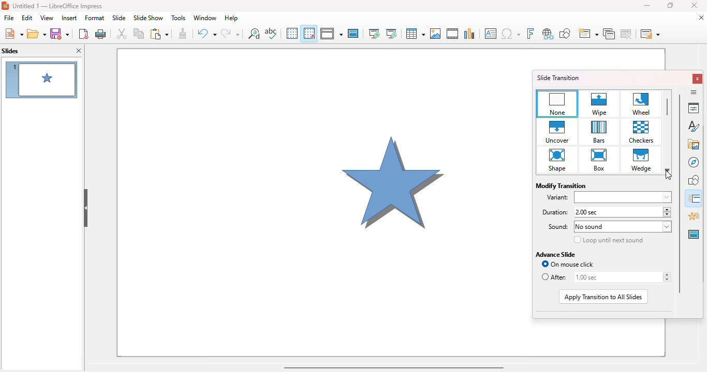 The width and height of the screenshot is (707, 372). What do you see at coordinates (627, 34) in the screenshot?
I see `delete slide` at bounding box center [627, 34].